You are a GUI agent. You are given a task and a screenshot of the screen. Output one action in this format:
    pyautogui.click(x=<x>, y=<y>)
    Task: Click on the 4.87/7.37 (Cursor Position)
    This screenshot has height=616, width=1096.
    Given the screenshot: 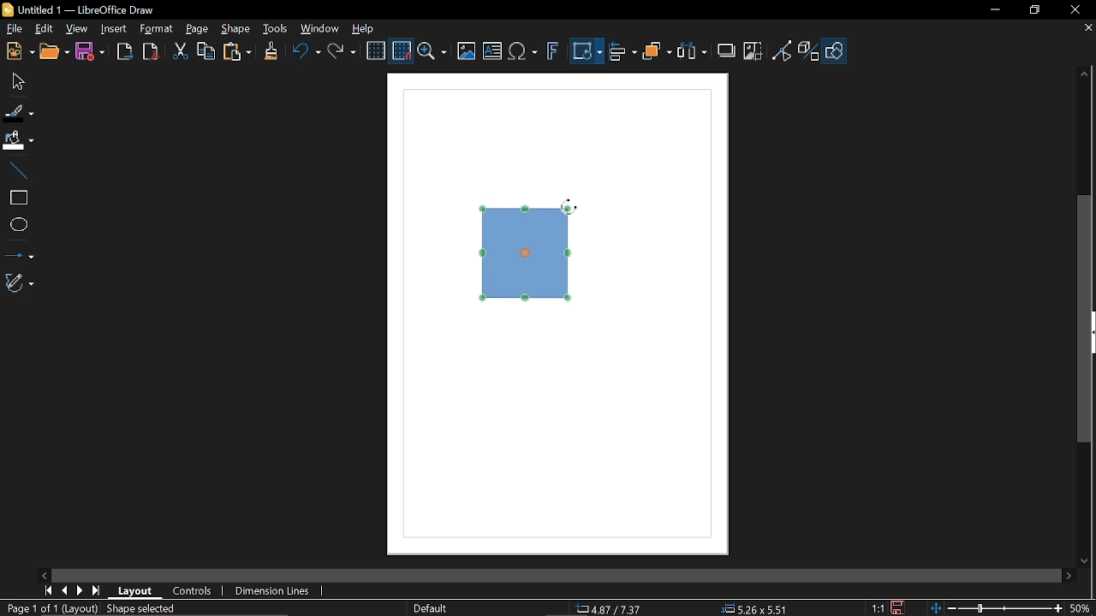 What is the action you would take?
    pyautogui.click(x=608, y=607)
    